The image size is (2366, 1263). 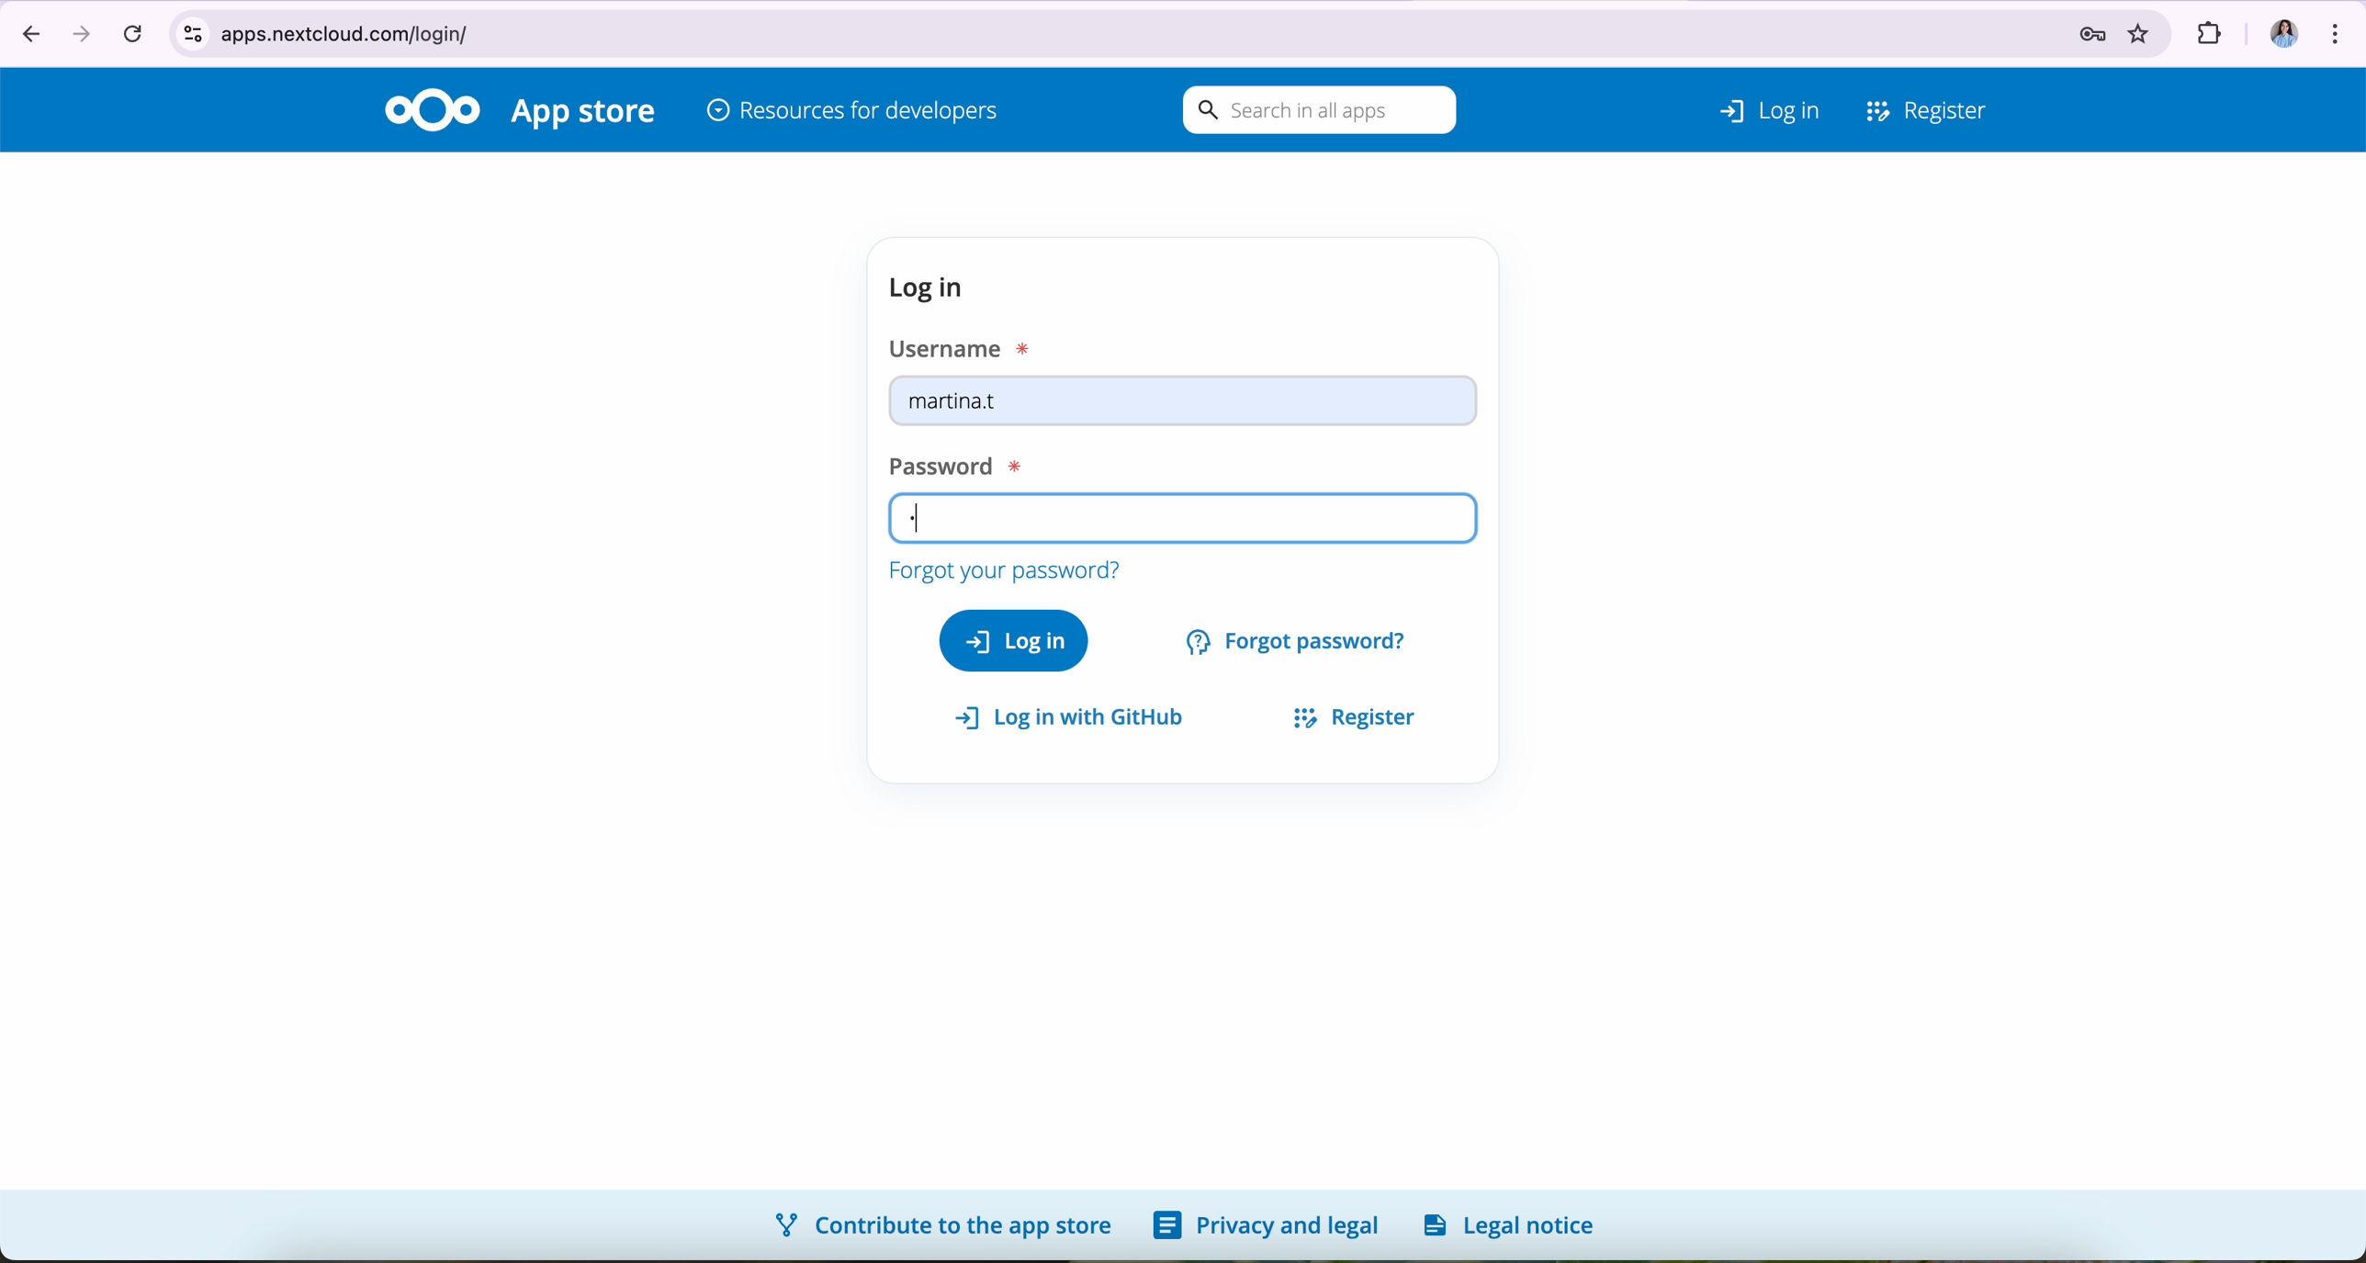 What do you see at coordinates (1745, 106) in the screenshot?
I see `Log in` at bounding box center [1745, 106].